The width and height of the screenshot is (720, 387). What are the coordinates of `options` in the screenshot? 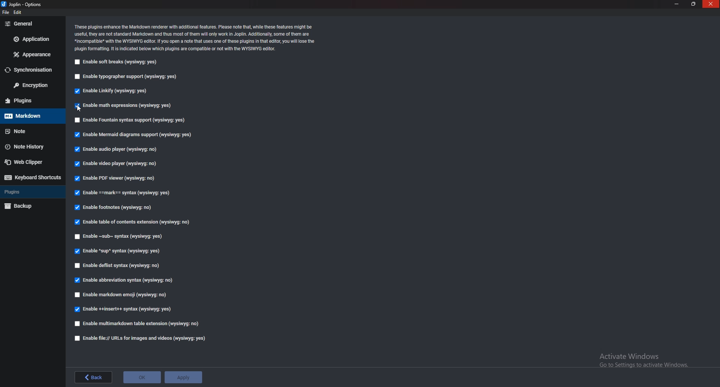 It's located at (23, 4).